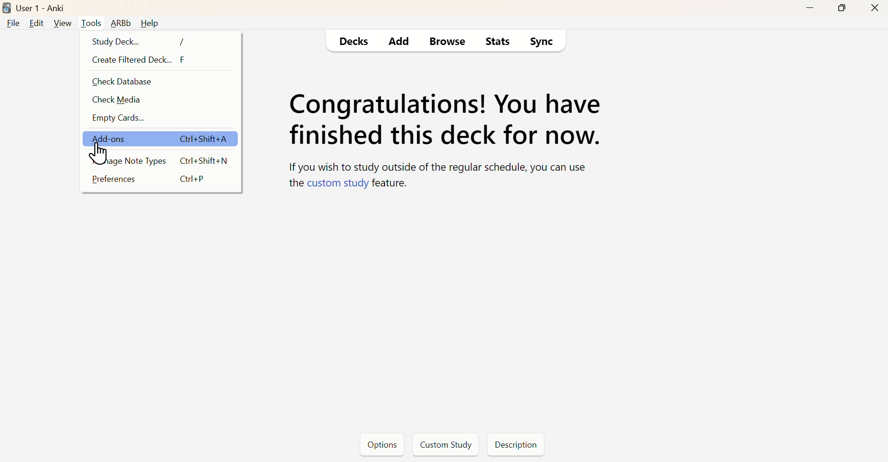  Describe the element at coordinates (118, 80) in the screenshot. I see `Check Database` at that location.